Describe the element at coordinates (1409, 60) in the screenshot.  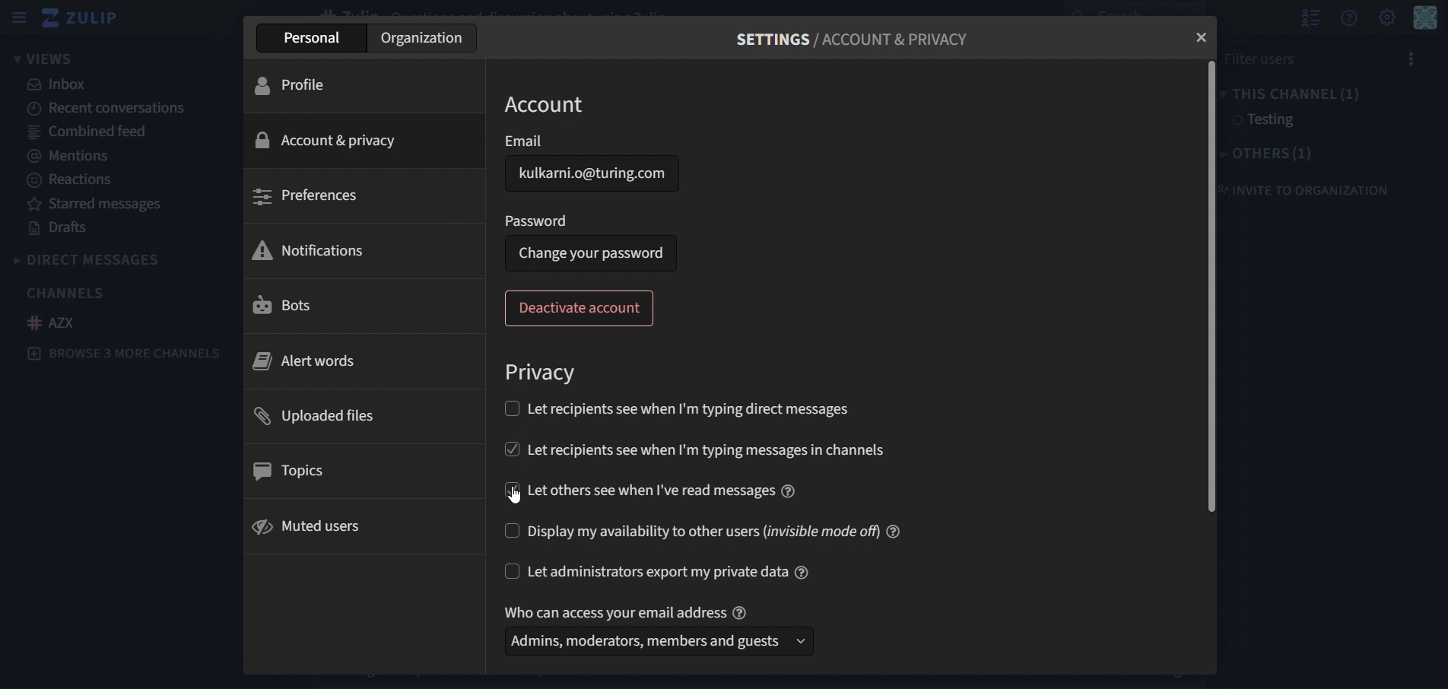
I see `menu` at that location.